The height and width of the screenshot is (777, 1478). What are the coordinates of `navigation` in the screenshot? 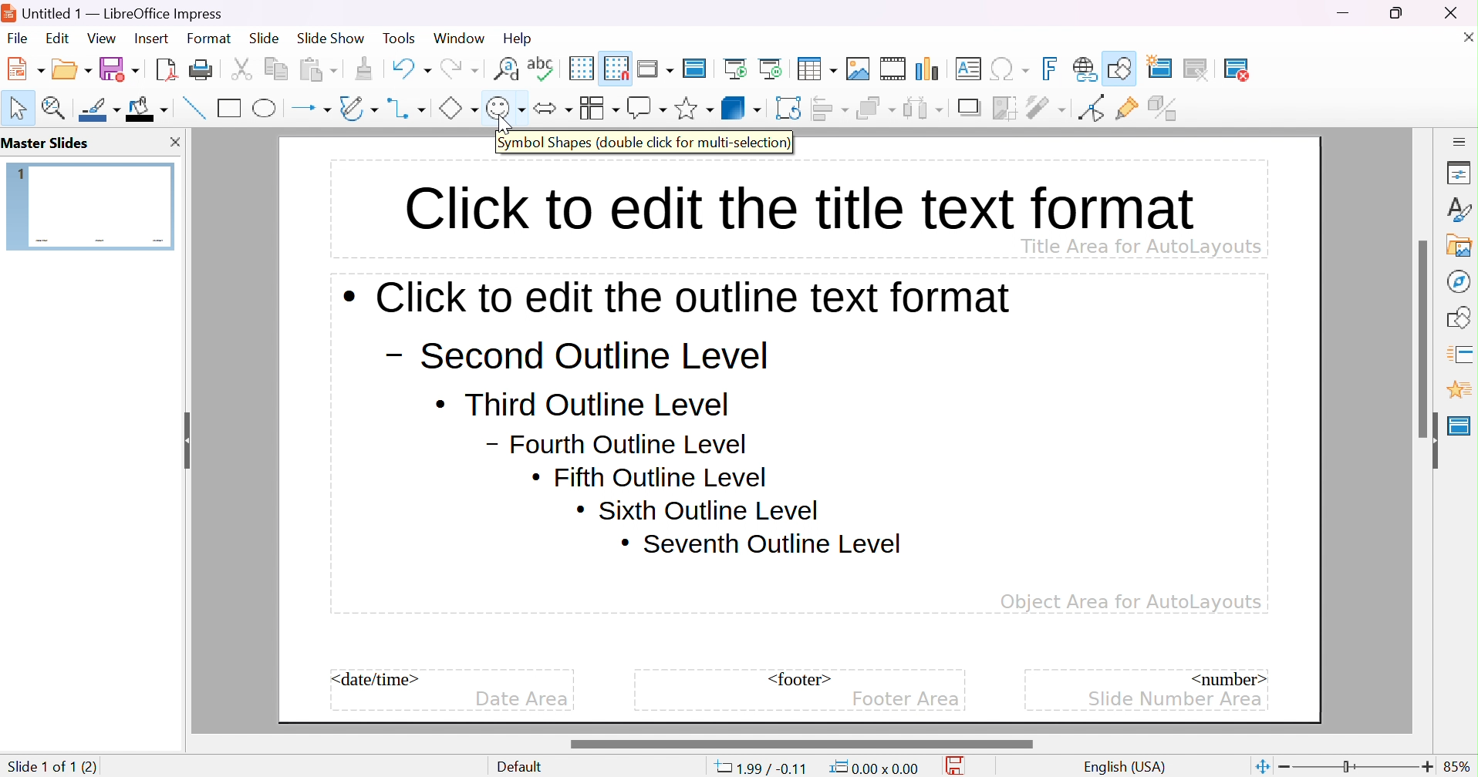 It's located at (1457, 281).